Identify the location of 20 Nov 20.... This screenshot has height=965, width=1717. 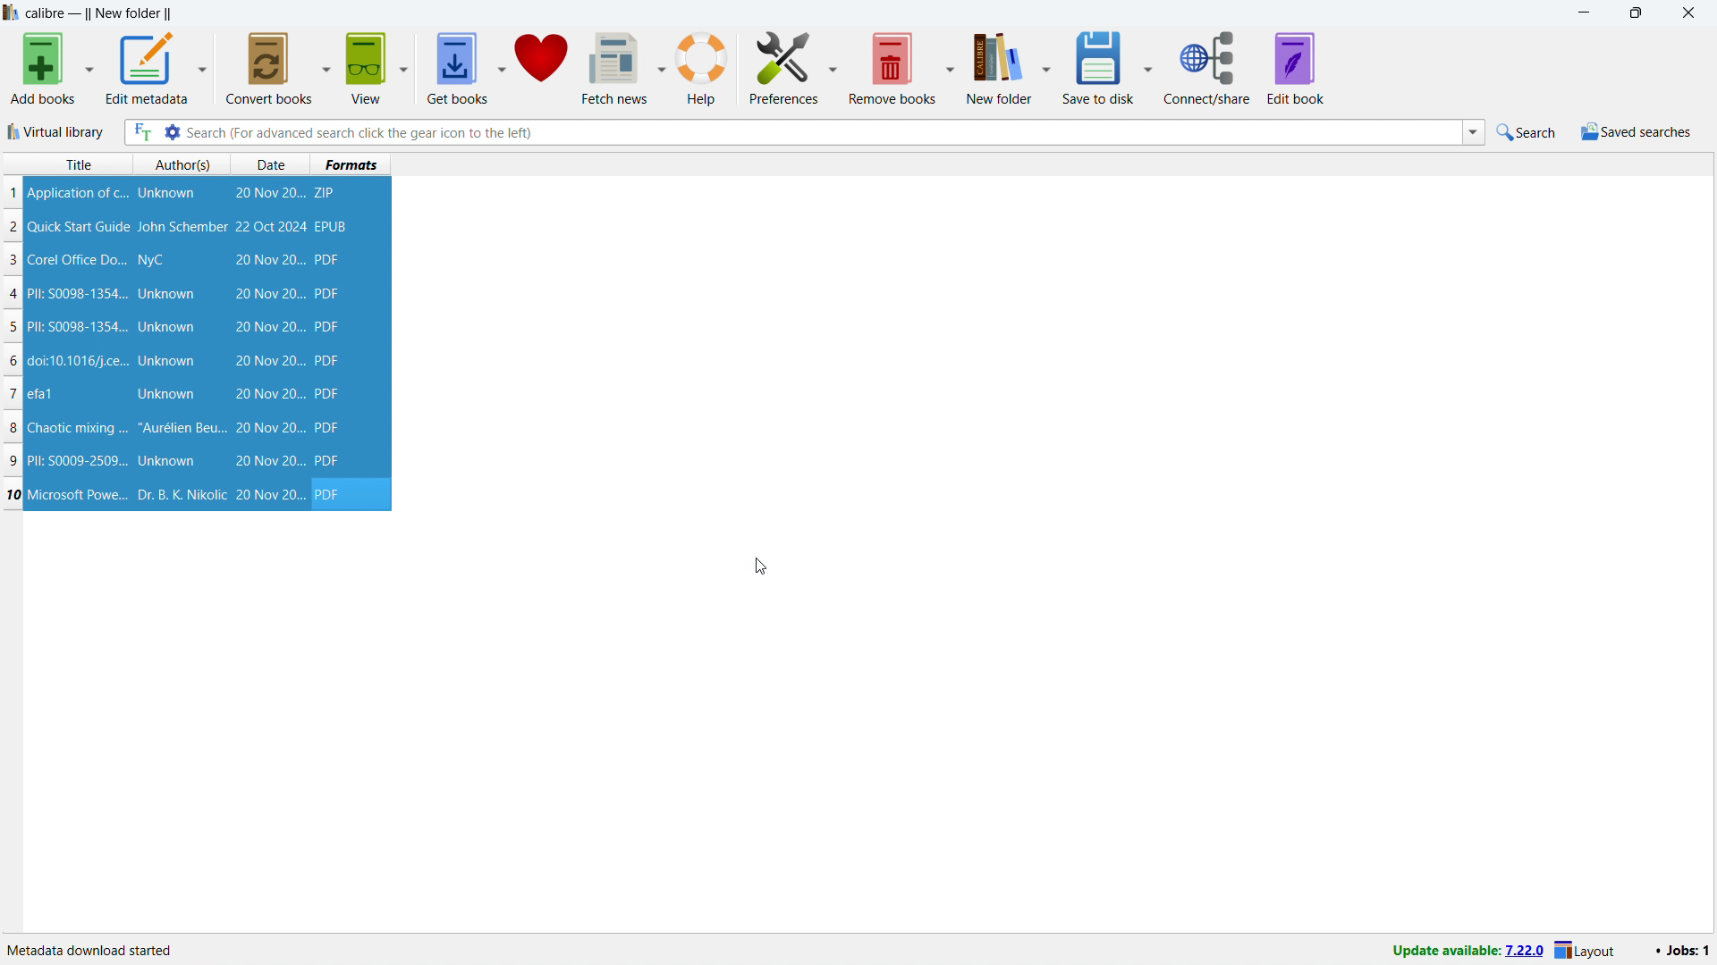
(267, 428).